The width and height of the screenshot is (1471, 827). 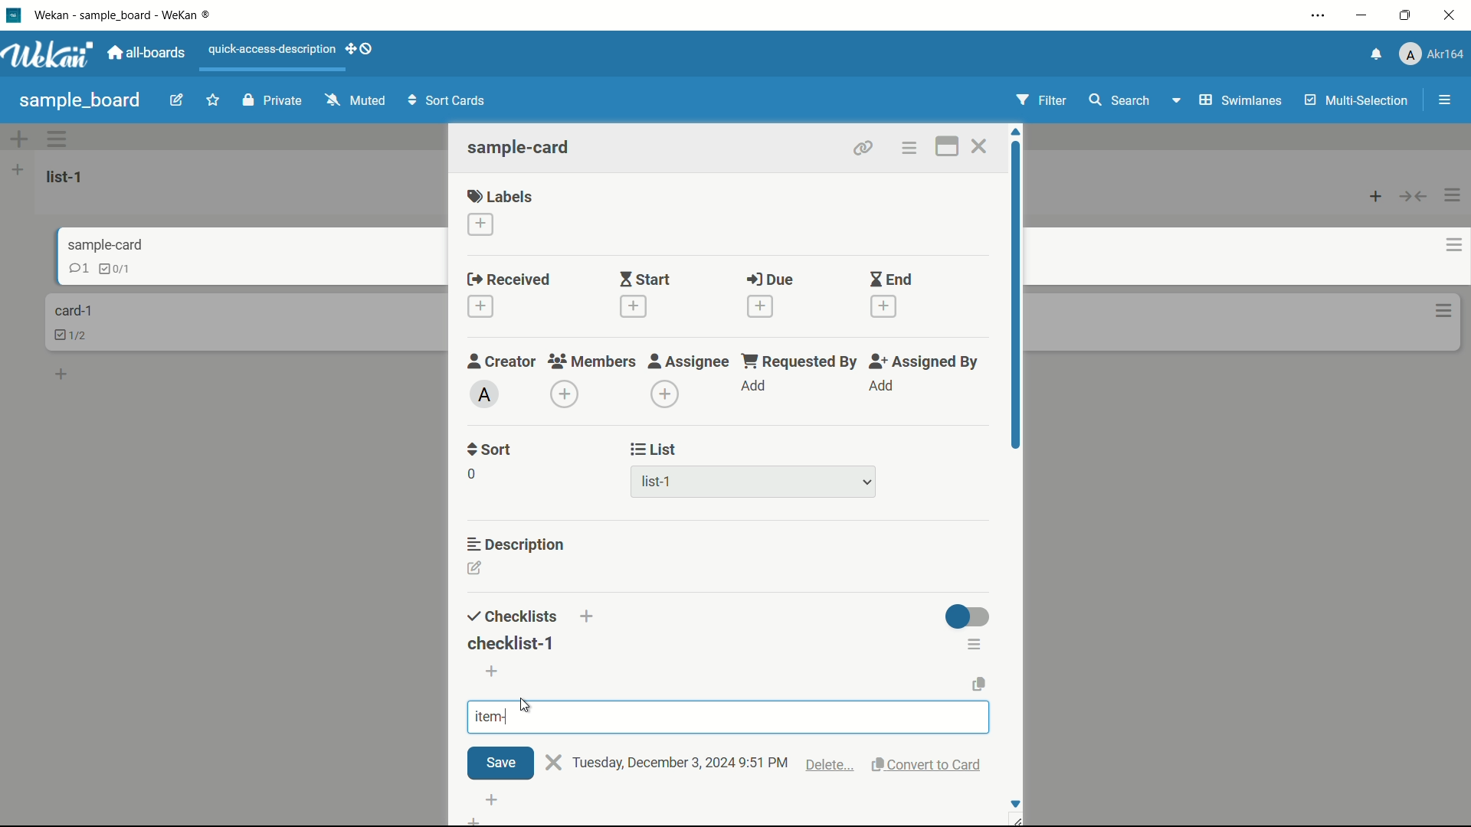 I want to click on maximize, so click(x=1405, y=15).